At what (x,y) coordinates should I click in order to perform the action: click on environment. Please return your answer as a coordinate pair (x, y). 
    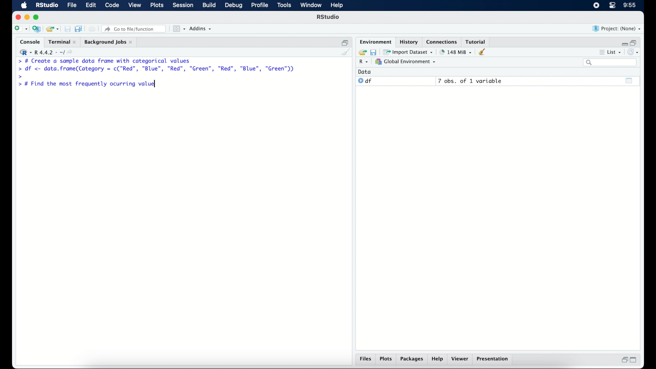
    Looking at the image, I should click on (375, 41).